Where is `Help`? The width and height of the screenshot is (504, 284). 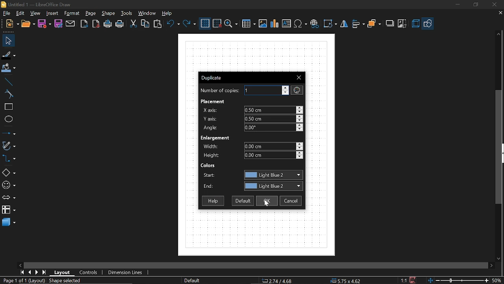 Help is located at coordinates (212, 201).